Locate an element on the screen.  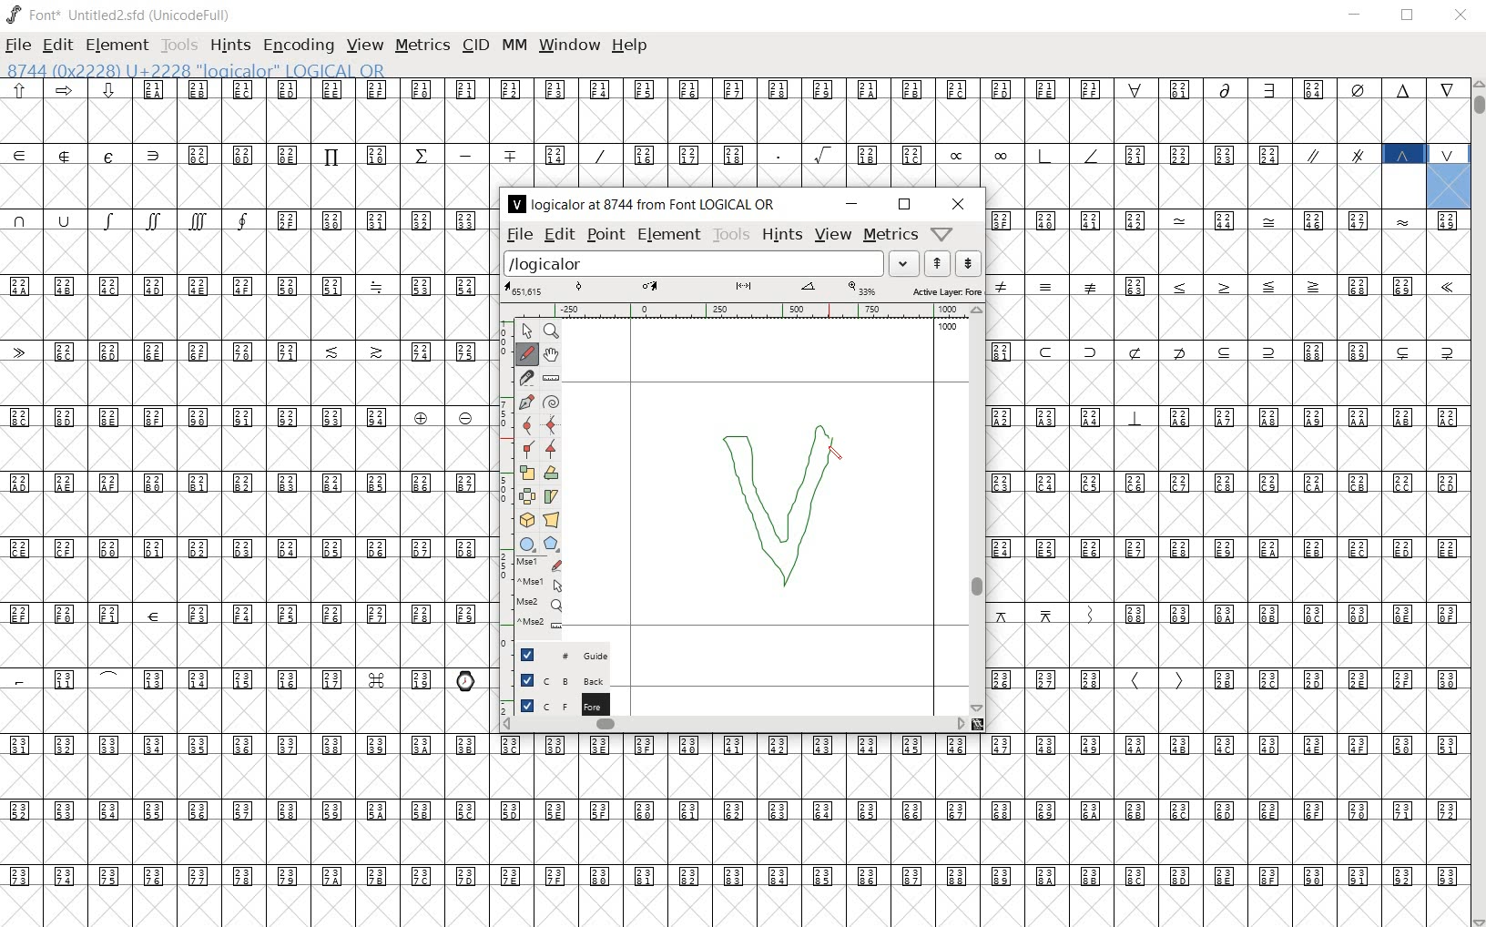
view is located at coordinates (365, 46).